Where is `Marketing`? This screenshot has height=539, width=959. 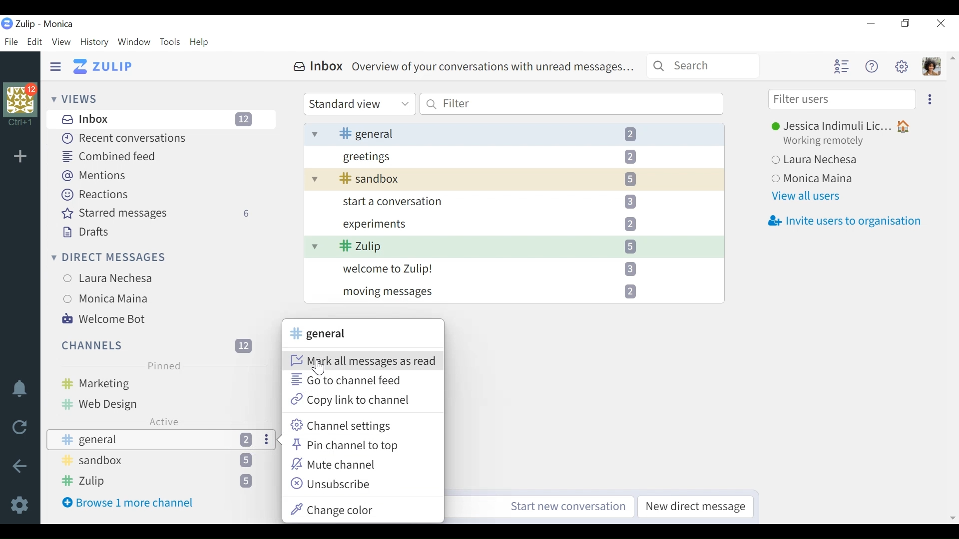
Marketing is located at coordinates (157, 383).